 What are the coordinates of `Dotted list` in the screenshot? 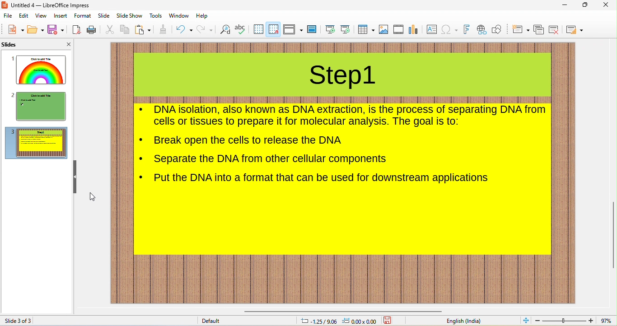 It's located at (142, 140).